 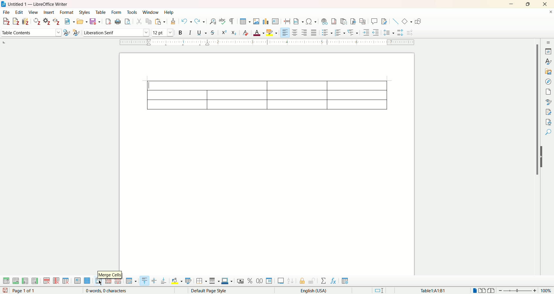 I want to click on insert footnote, so click(x=334, y=21).